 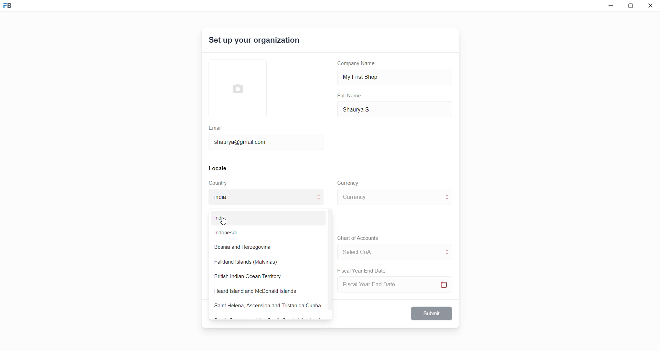 What do you see at coordinates (449, 201) in the screenshot?
I see `move to below currency` at bounding box center [449, 201].